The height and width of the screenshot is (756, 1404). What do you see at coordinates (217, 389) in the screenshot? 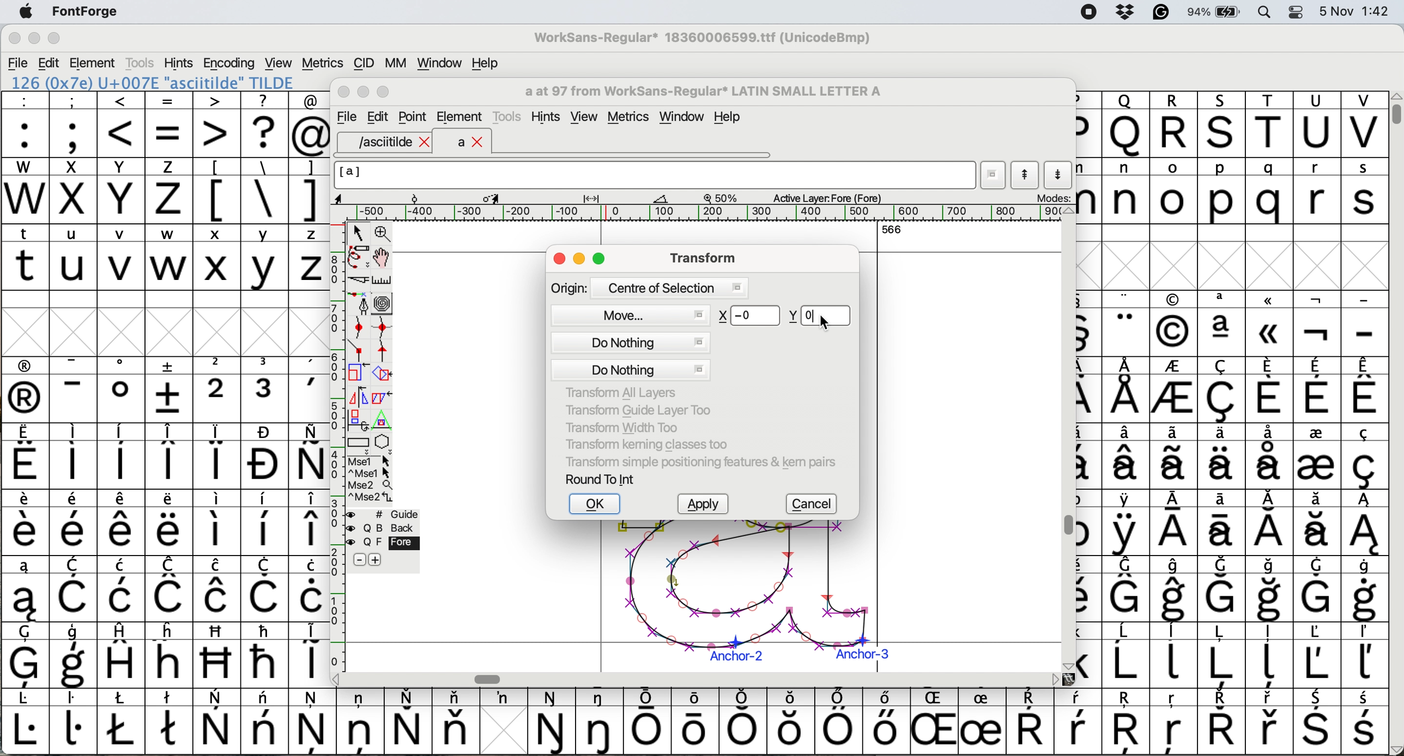
I see `2` at bounding box center [217, 389].